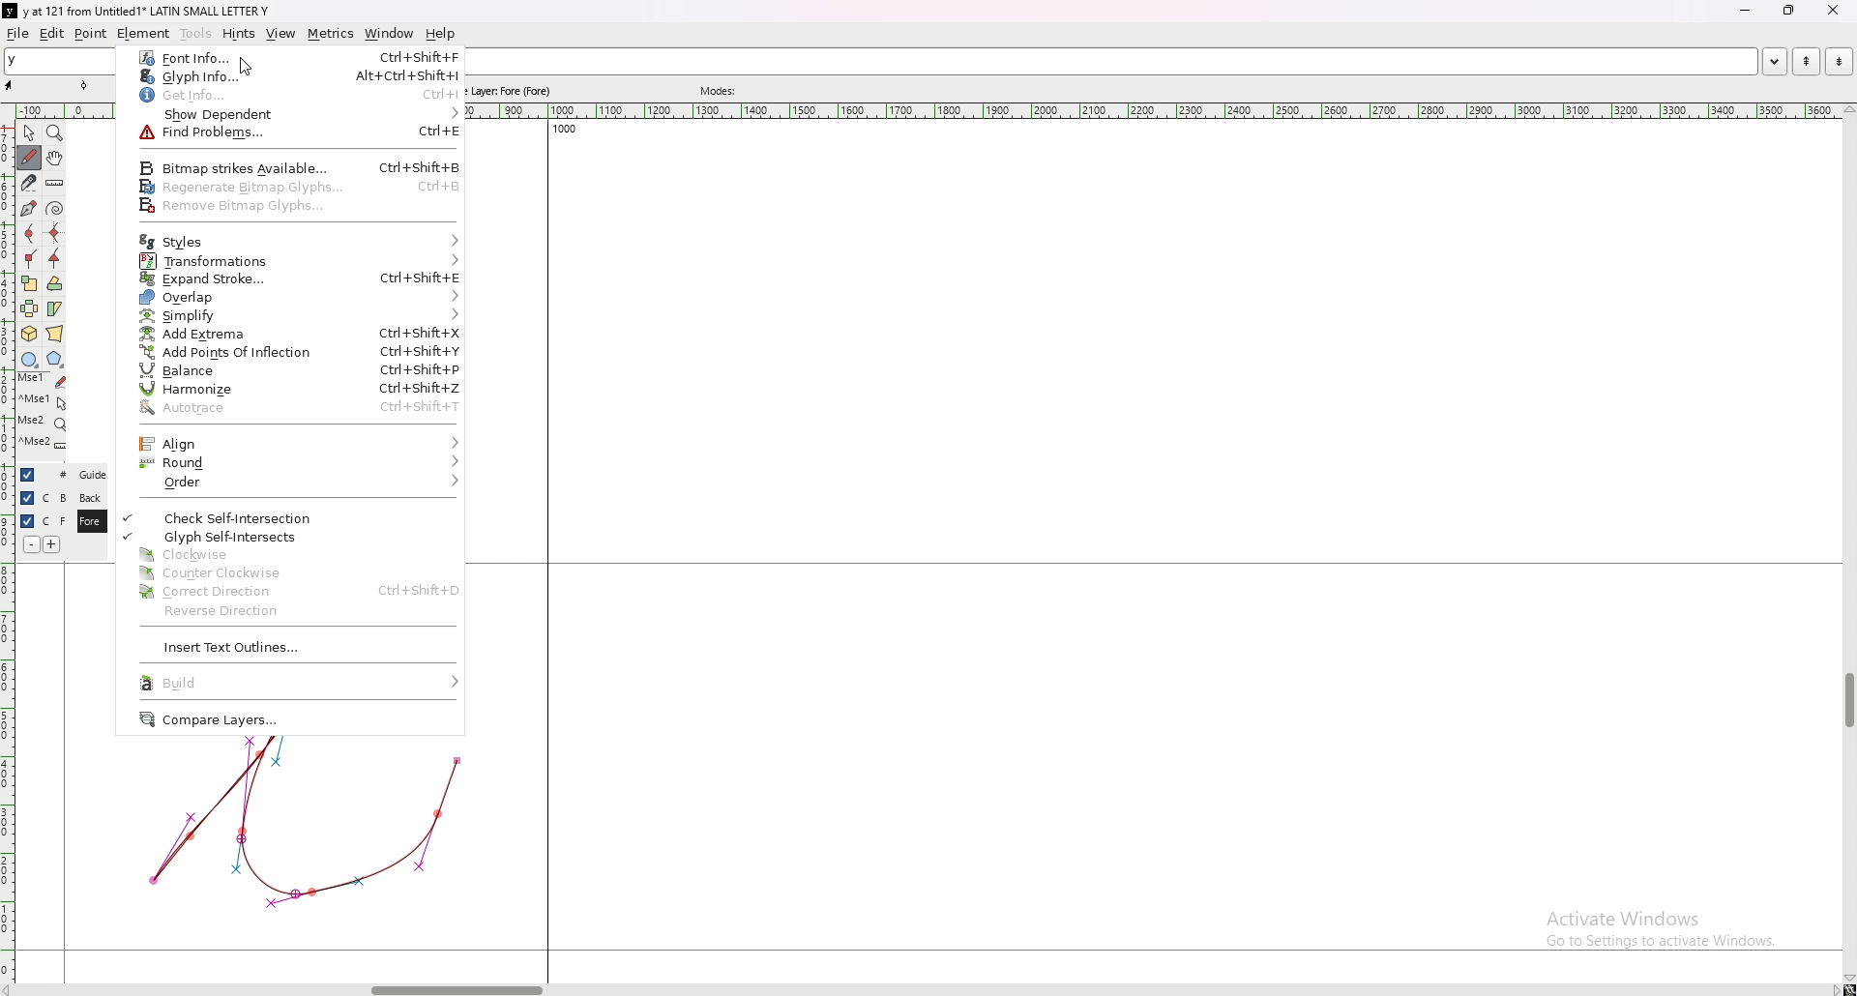 This screenshot has width=1857, height=996. I want to click on magnify, so click(55, 132).